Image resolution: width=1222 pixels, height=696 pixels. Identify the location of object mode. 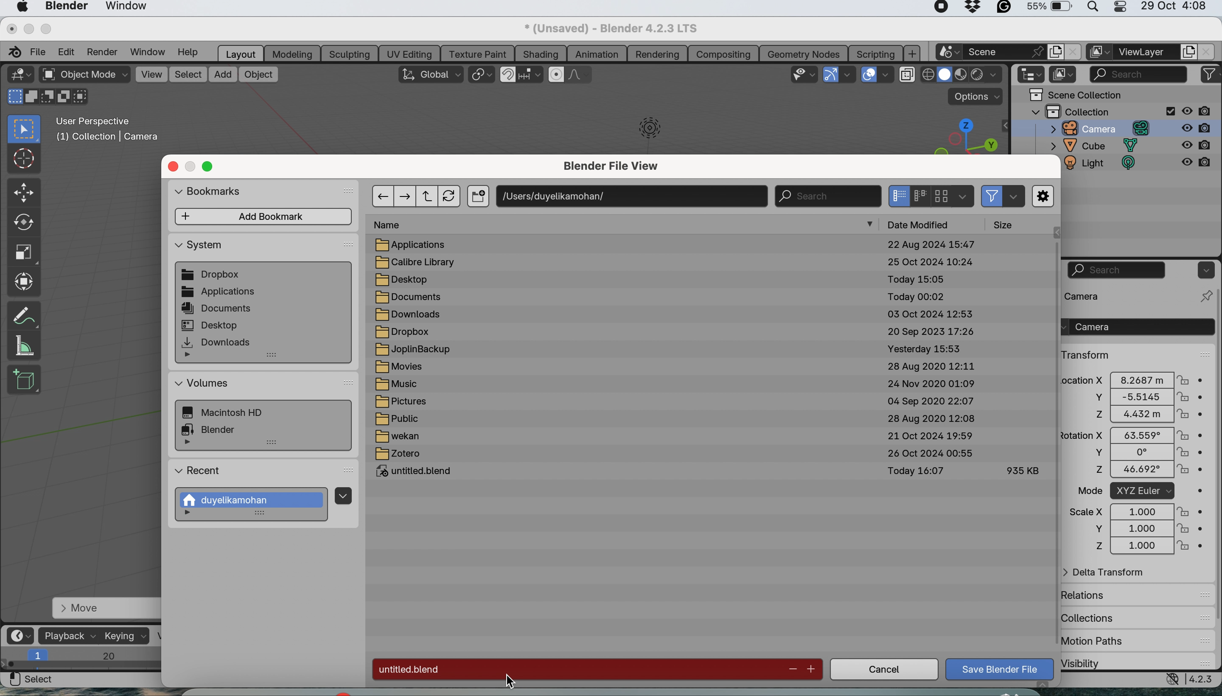
(85, 76).